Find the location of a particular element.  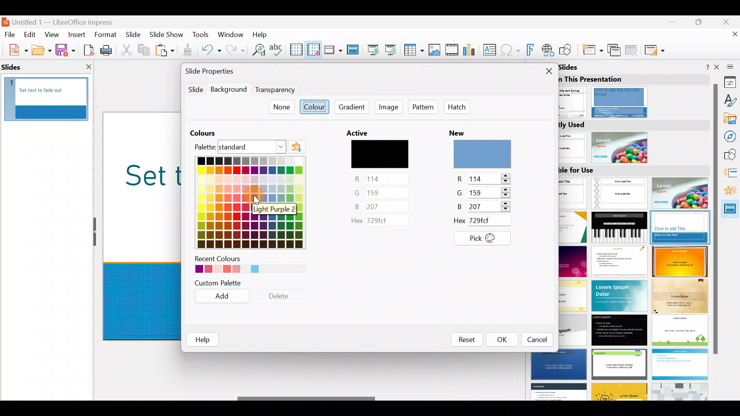

scroll bar is located at coordinates (715, 219).